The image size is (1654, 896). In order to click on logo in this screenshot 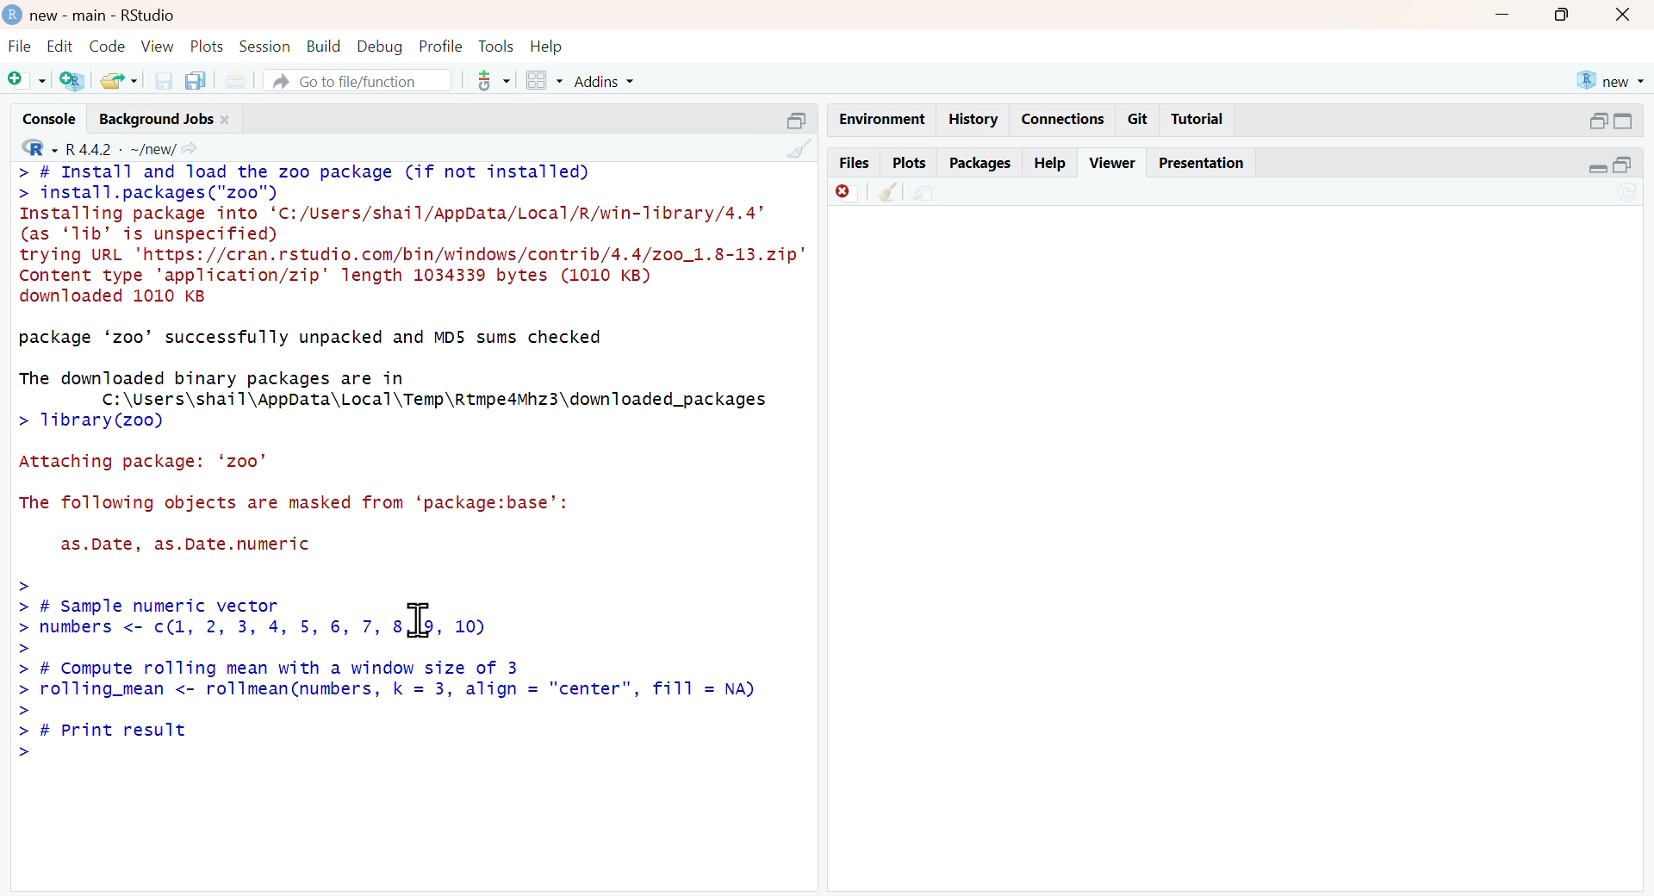, I will do `click(12, 16)`.